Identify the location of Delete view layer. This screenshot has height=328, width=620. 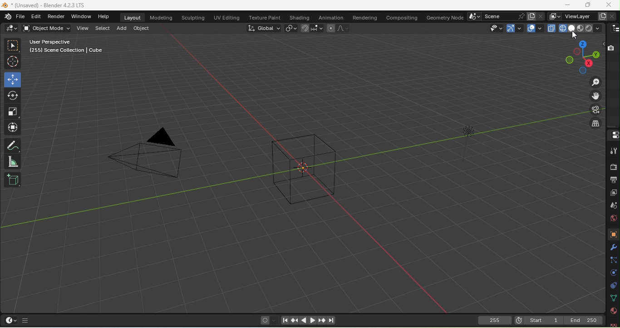
(613, 15).